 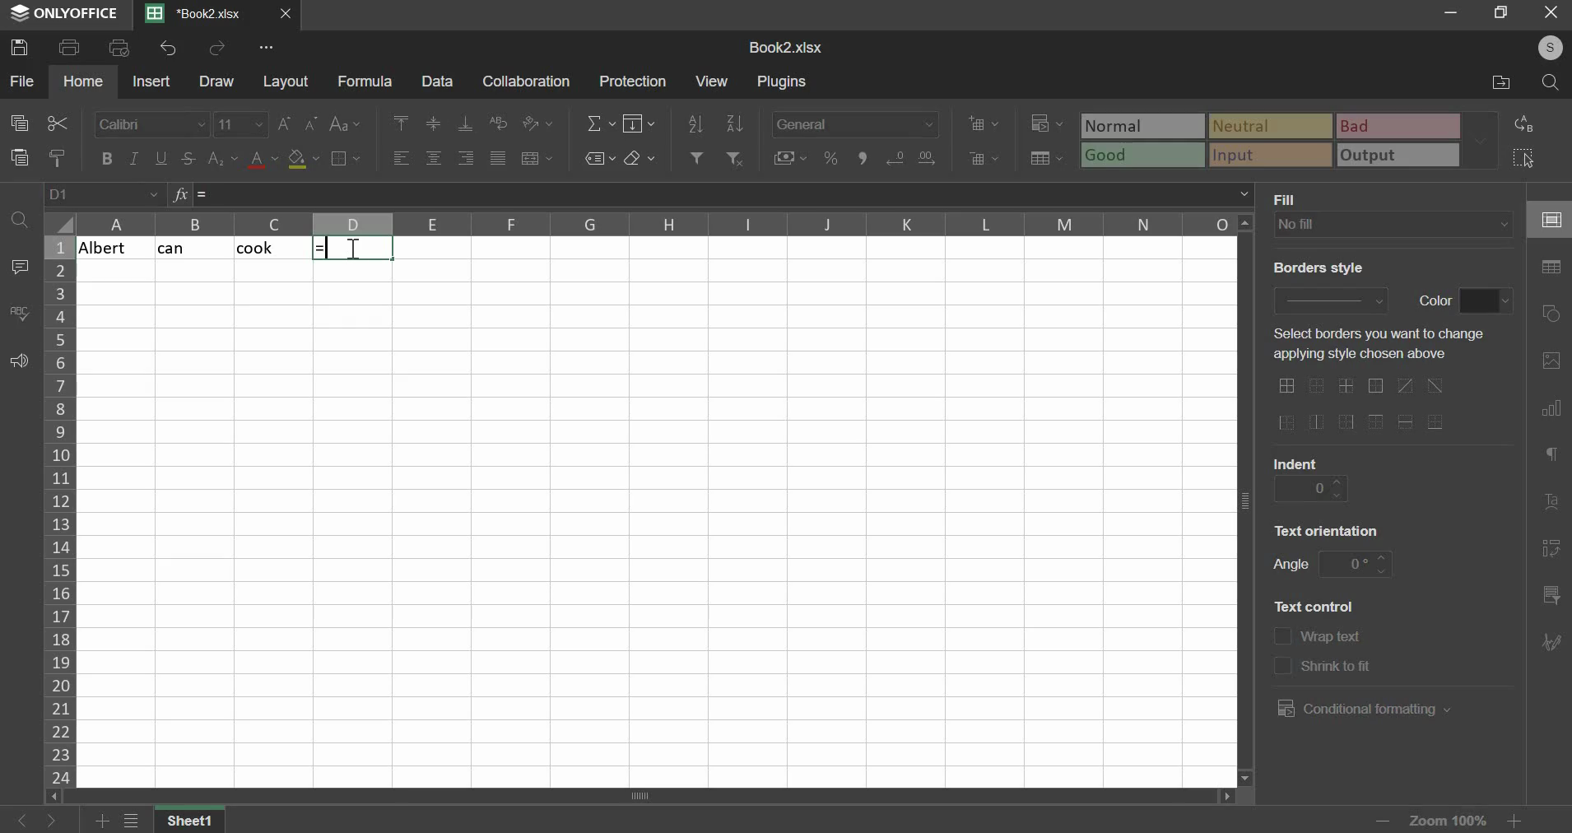 I want to click on angle, so click(x=1357, y=562).